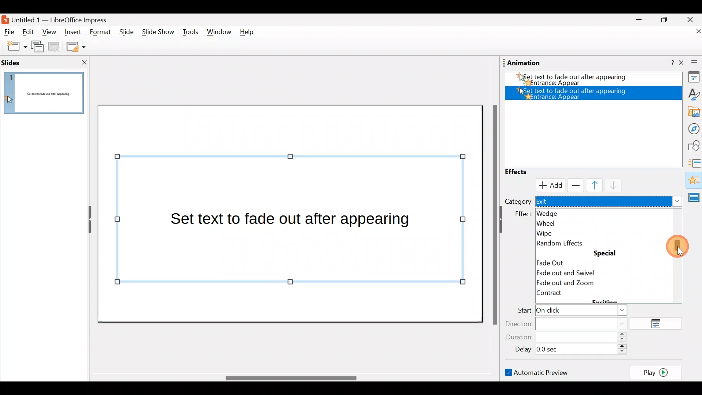 Image resolution: width=702 pixels, height=395 pixels. I want to click on Options, so click(659, 324).